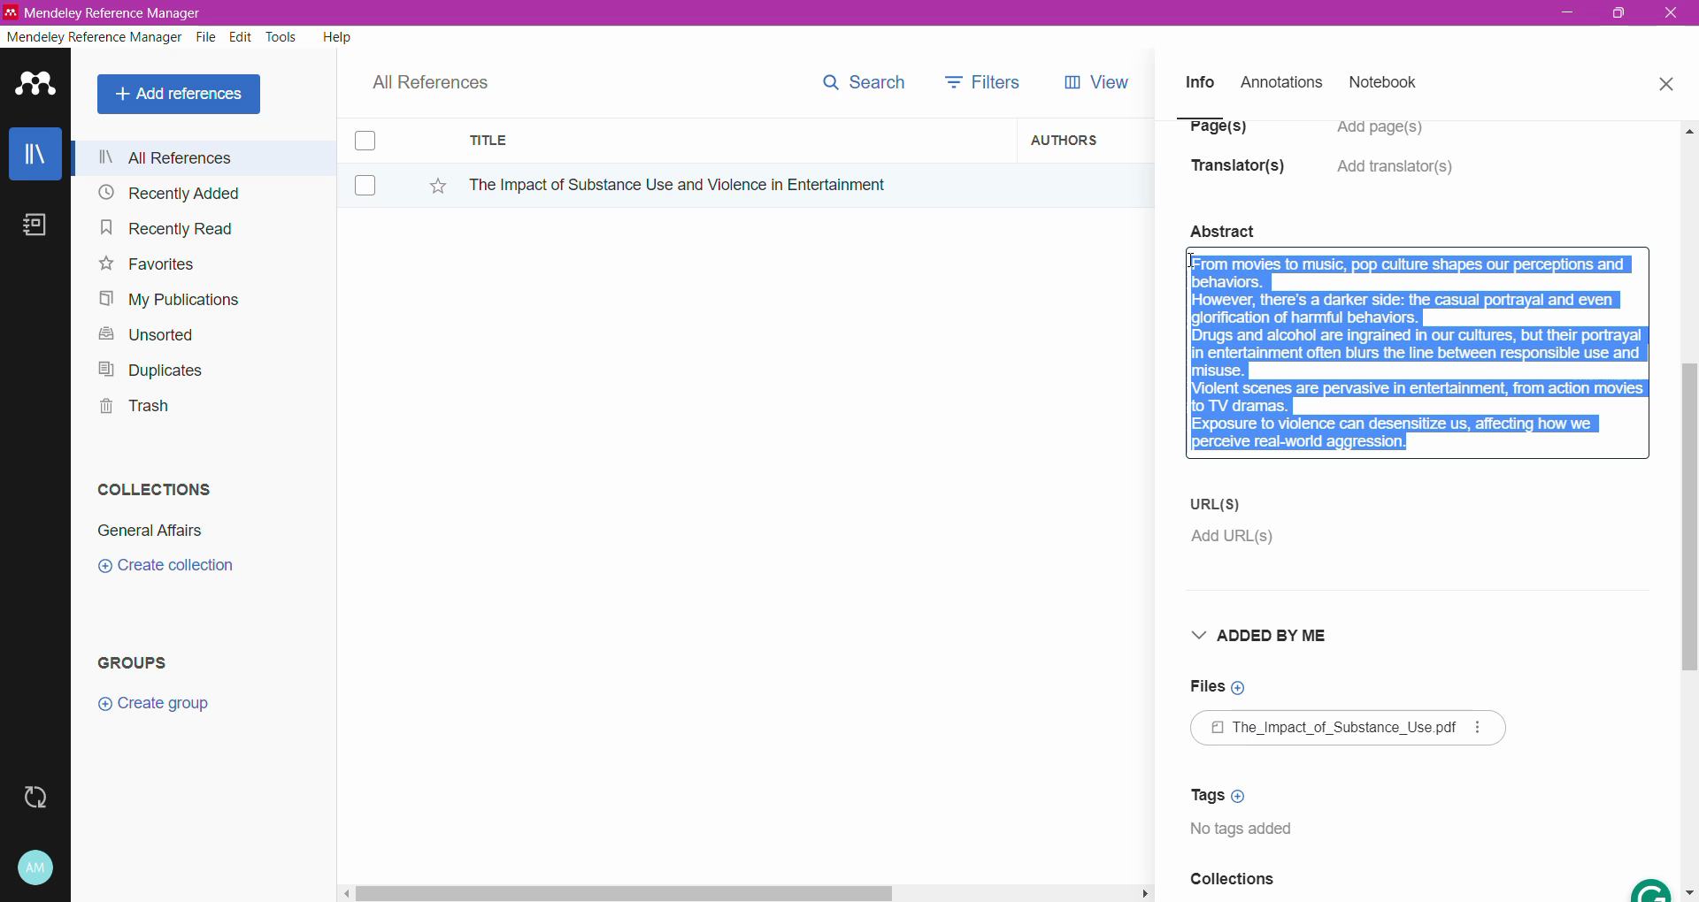  I want to click on Cursor, so click(1193, 268).